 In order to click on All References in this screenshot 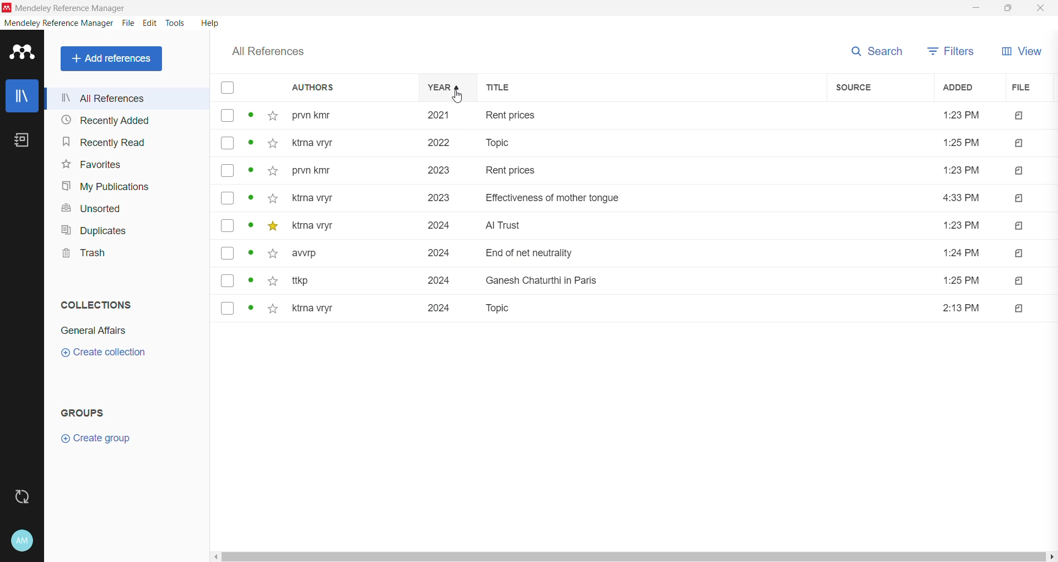, I will do `click(127, 98)`.